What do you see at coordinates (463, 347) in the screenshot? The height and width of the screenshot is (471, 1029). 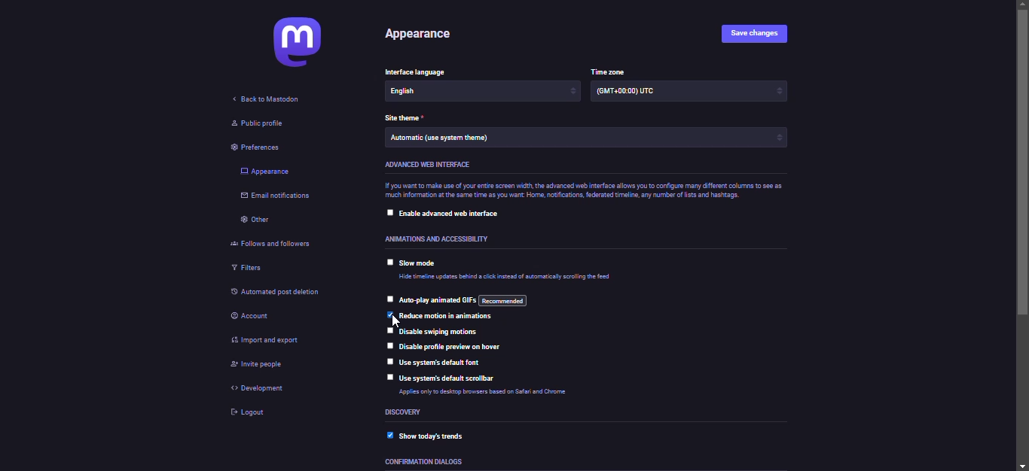 I see `disable profile preview on hover` at bounding box center [463, 347].